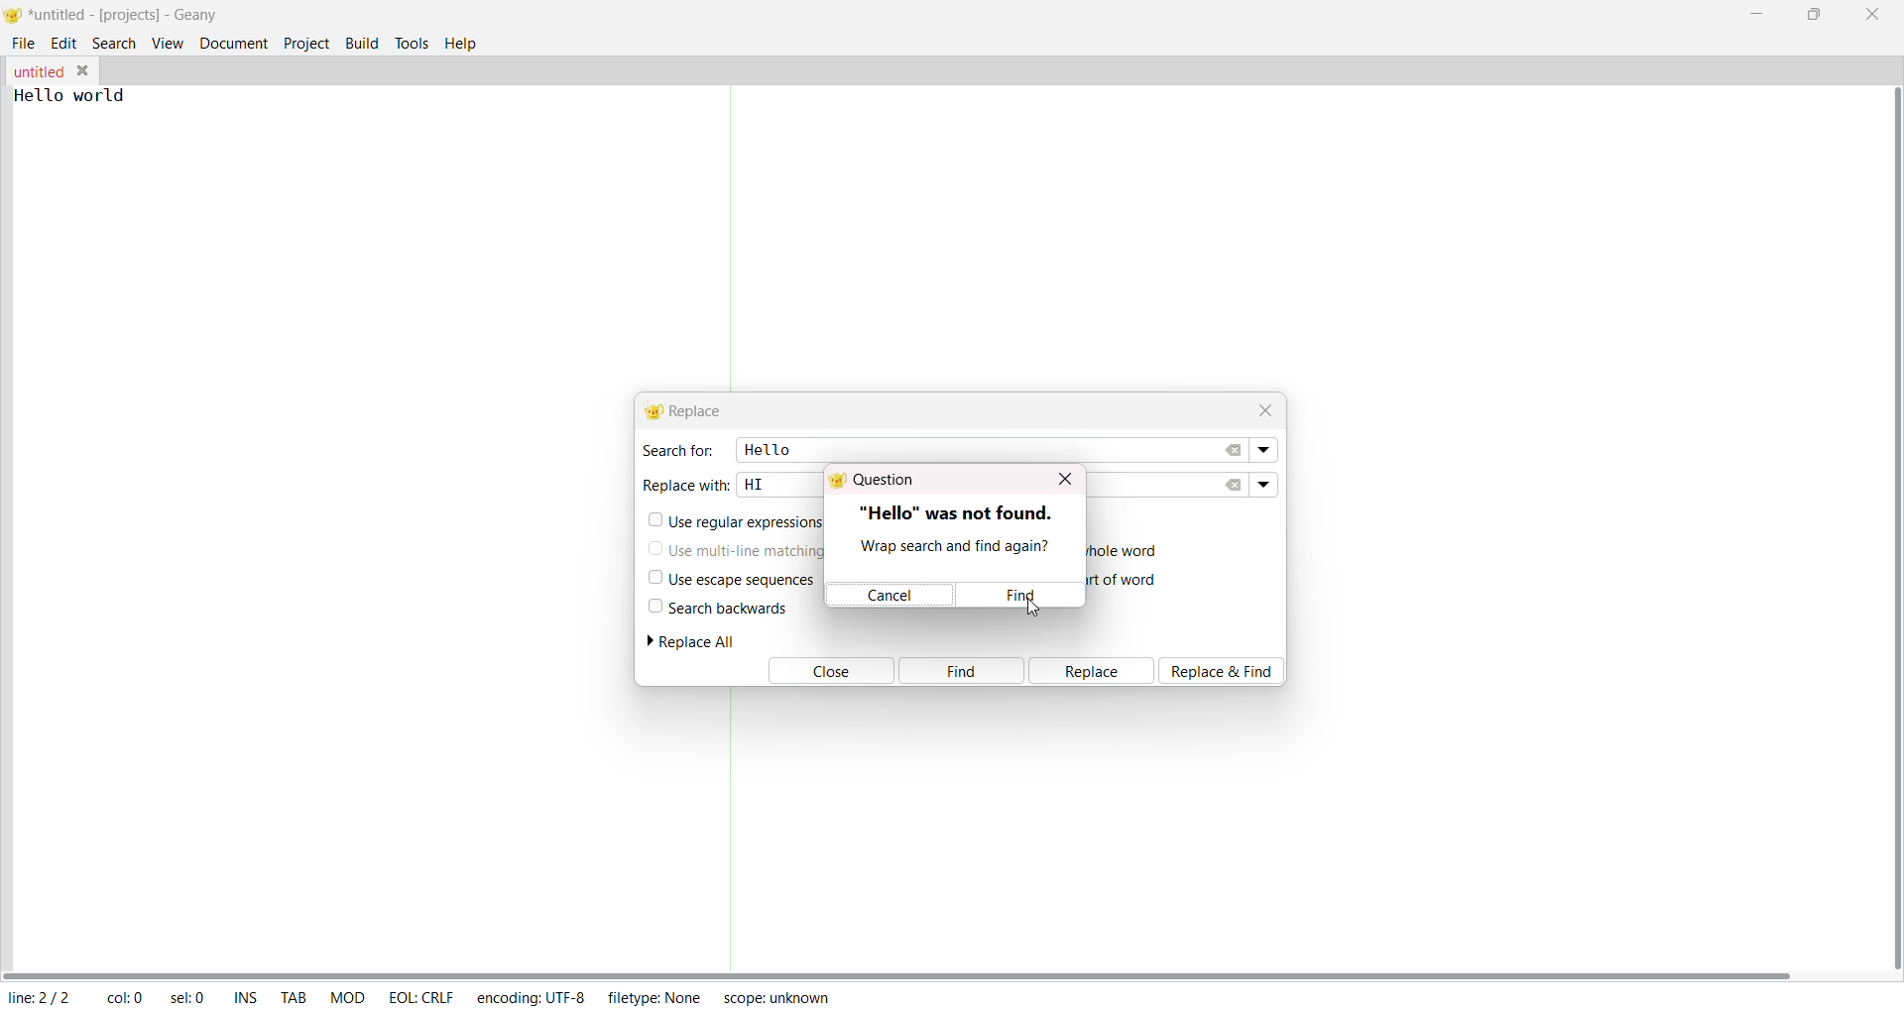  I want to click on use regular expressions, so click(738, 522).